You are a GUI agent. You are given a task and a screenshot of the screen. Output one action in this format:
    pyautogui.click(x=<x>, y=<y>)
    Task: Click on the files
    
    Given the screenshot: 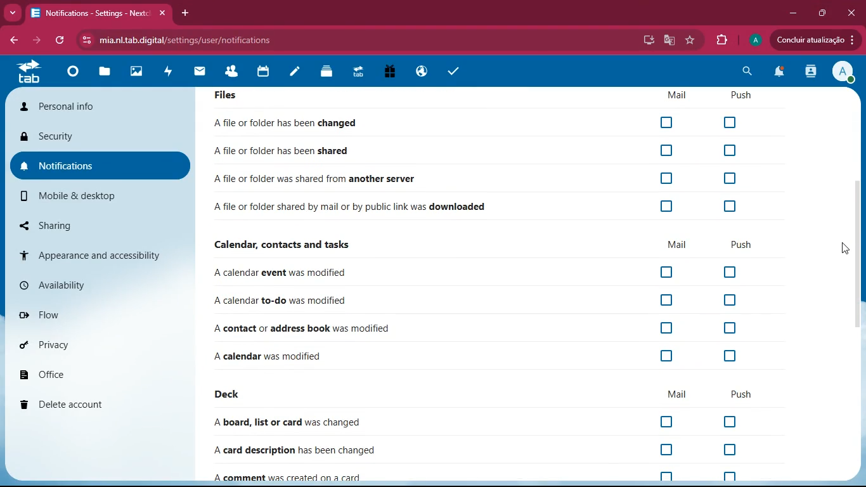 What is the action you would take?
    pyautogui.click(x=108, y=72)
    